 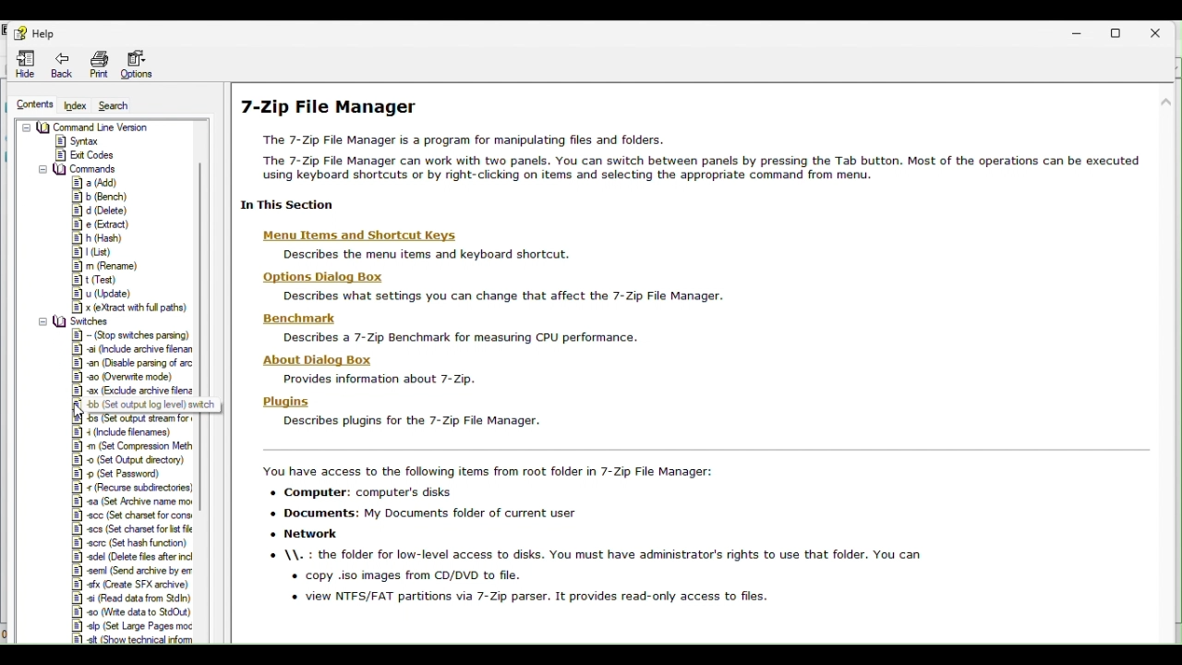 I want to click on IN, 00 (ot output log level) swech, so click(x=158, y=405).